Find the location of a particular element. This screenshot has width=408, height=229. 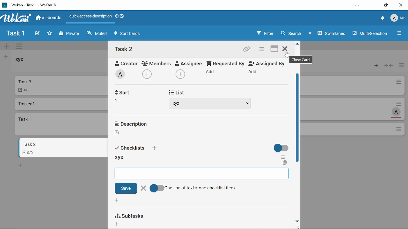

Received is located at coordinates (129, 93).